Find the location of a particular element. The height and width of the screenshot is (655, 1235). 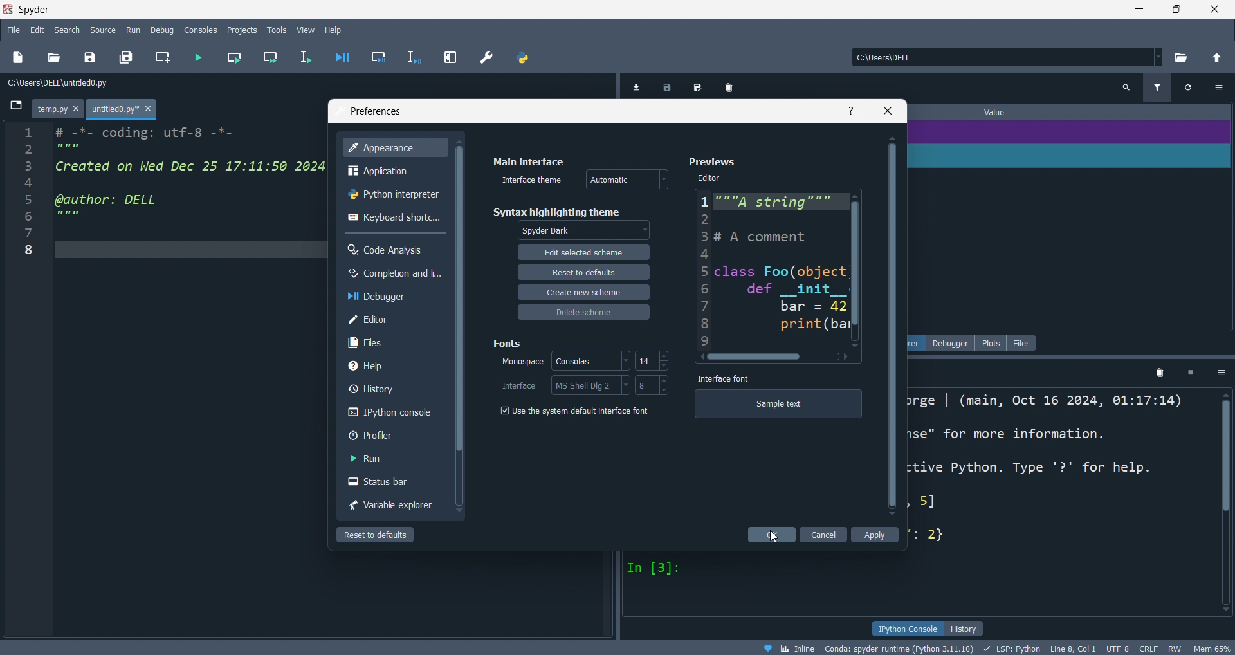

completion is located at coordinates (395, 273).